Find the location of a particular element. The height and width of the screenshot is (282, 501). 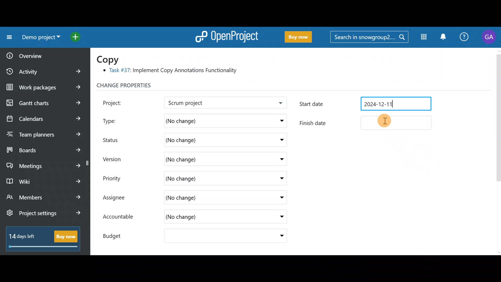

(No change) is located at coordinates (208, 237).